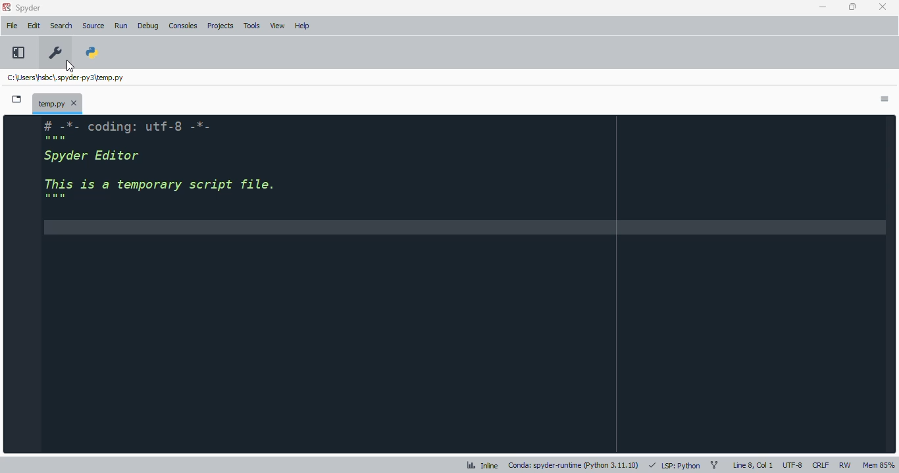 This screenshot has height=473, width=899. Describe the element at coordinates (34, 26) in the screenshot. I see `edit` at that location.